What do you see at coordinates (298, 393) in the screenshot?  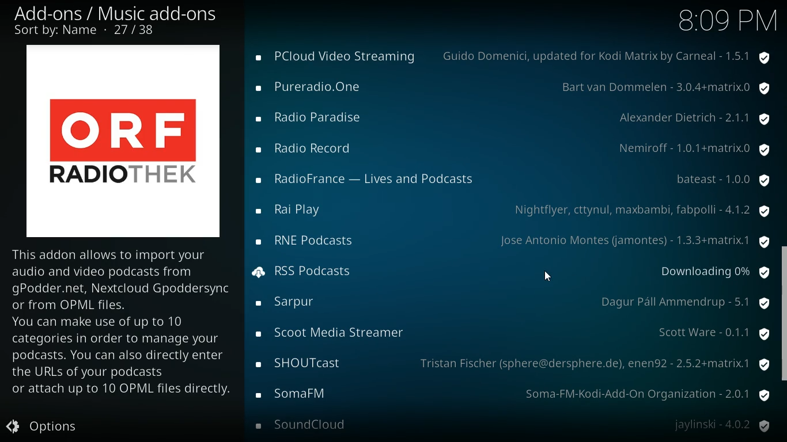 I see `SomaFM` at bounding box center [298, 393].